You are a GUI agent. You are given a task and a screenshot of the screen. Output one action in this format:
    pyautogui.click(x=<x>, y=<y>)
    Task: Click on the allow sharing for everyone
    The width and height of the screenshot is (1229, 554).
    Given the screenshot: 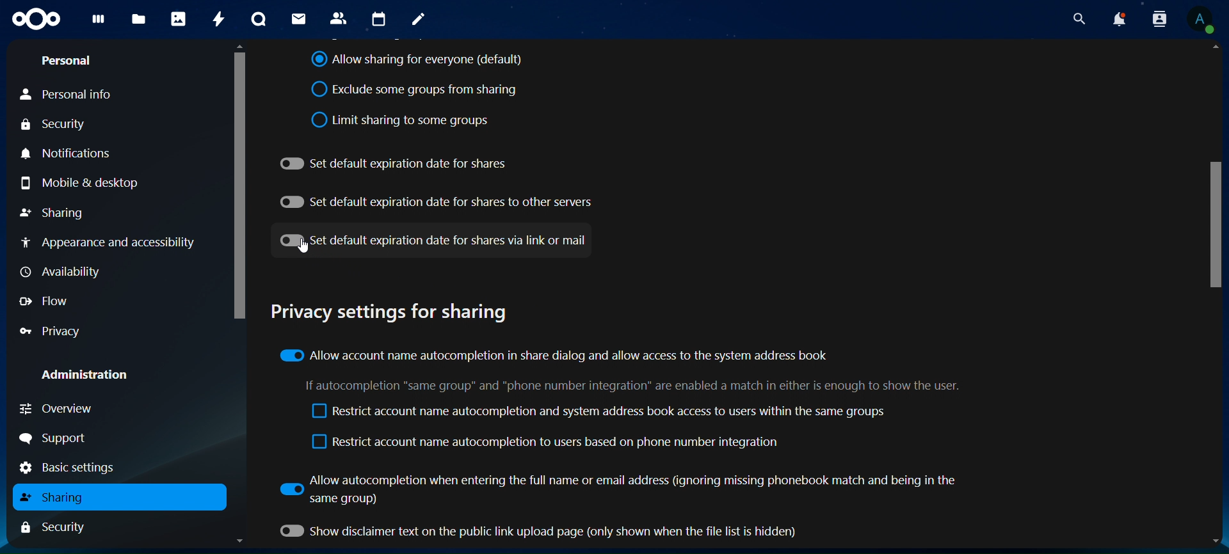 What is the action you would take?
    pyautogui.click(x=417, y=61)
    